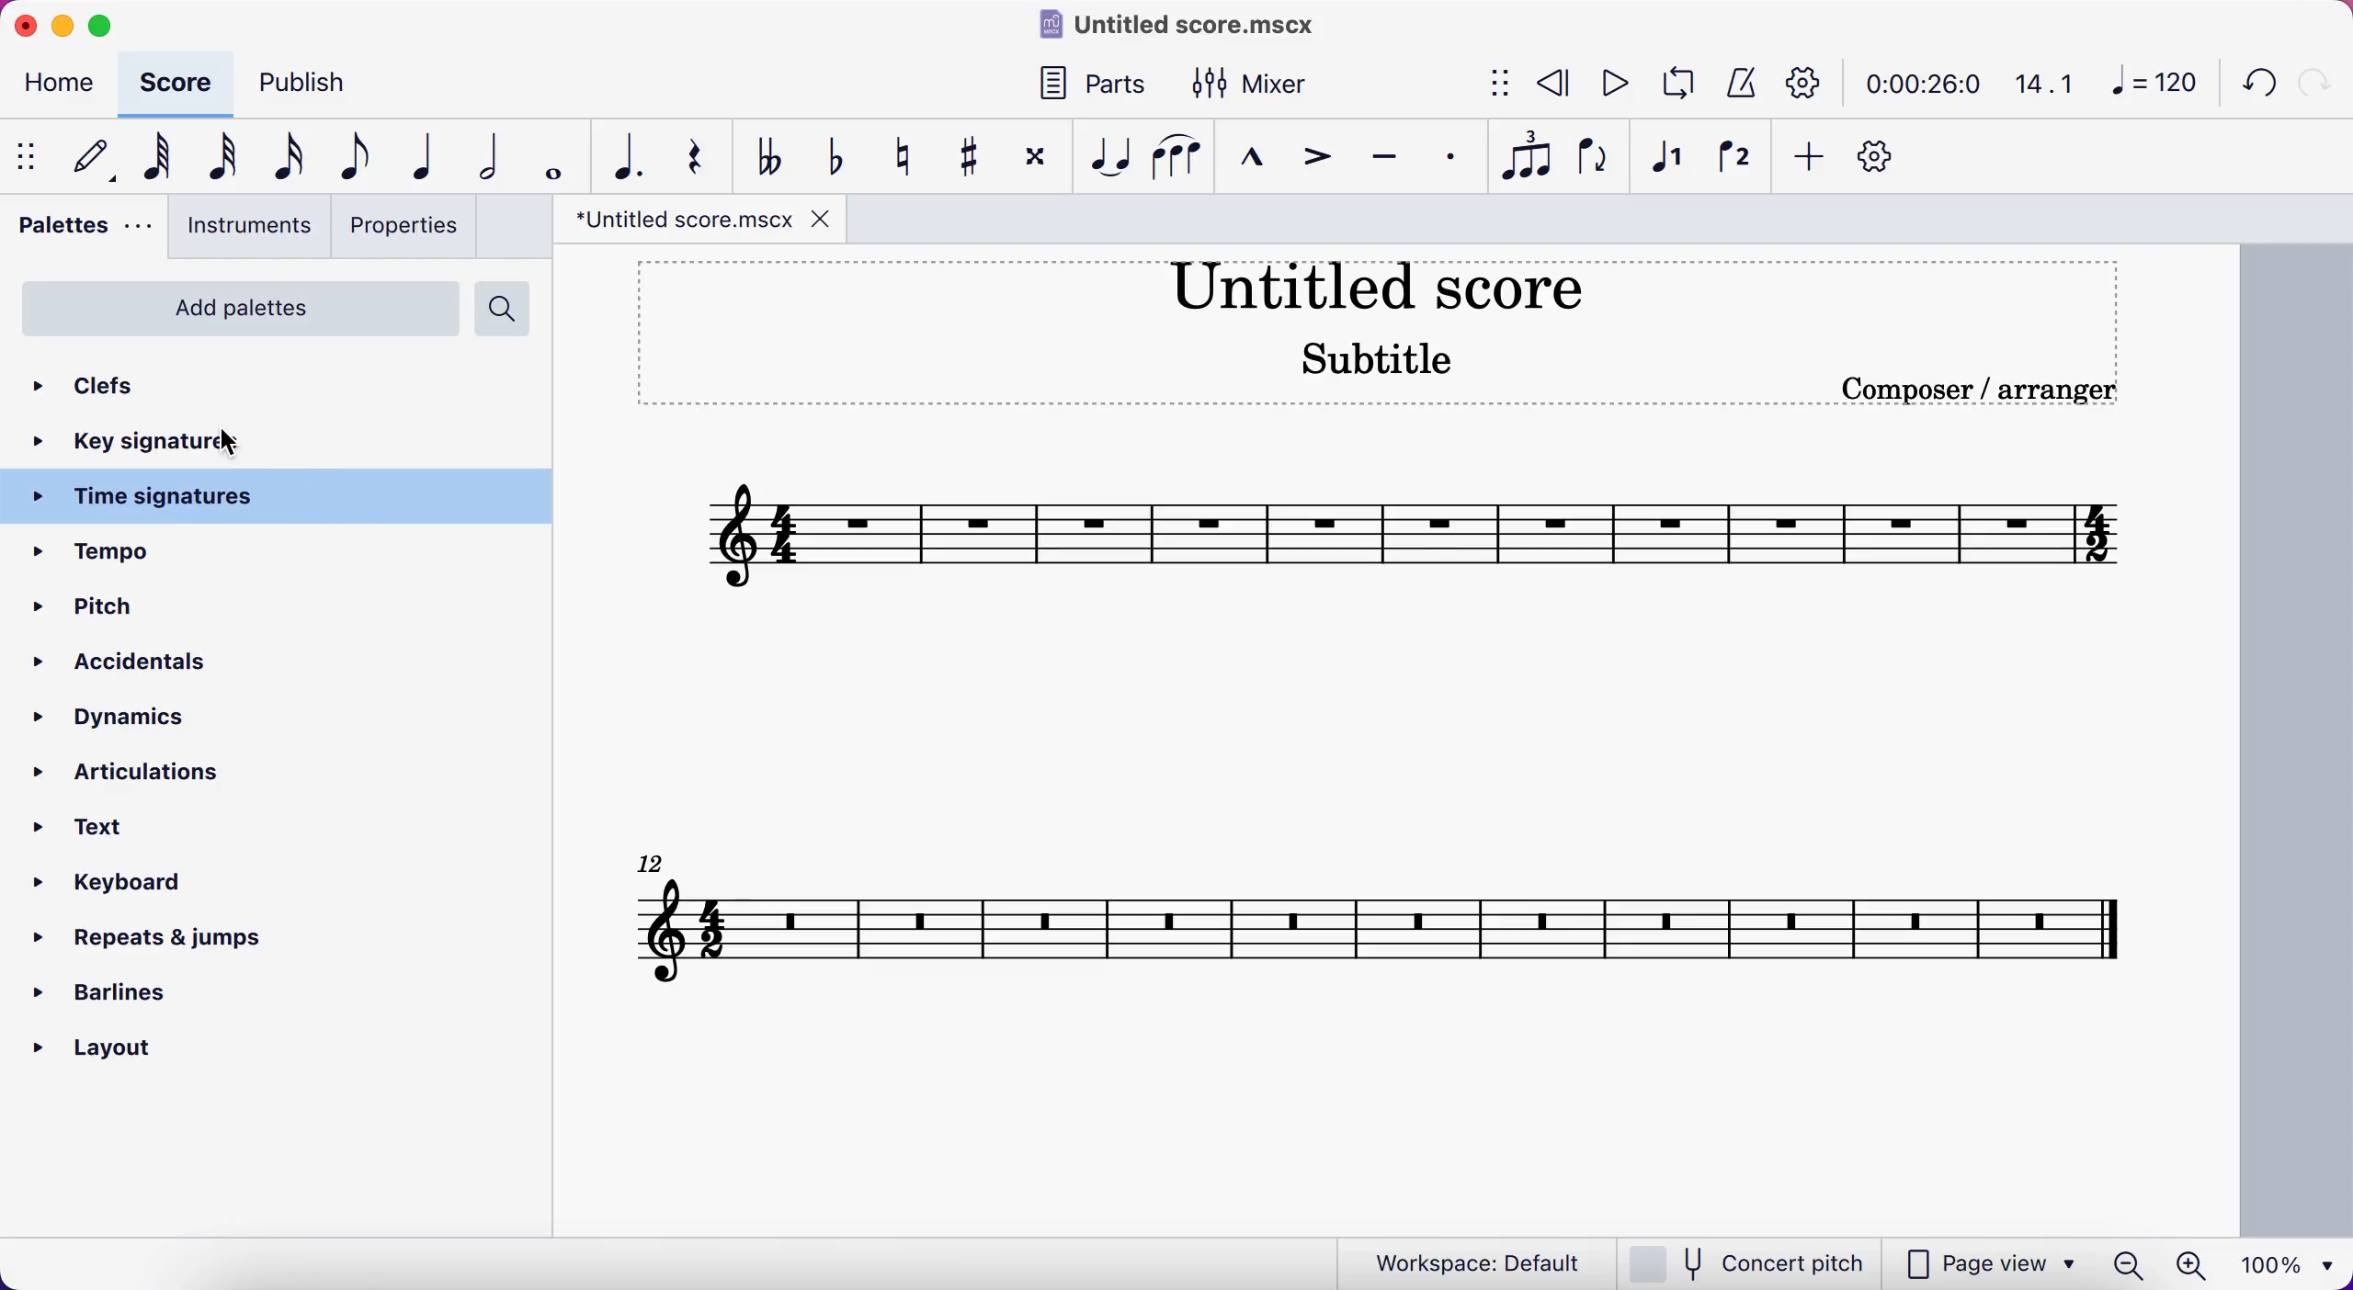  Describe the element at coordinates (312, 83) in the screenshot. I see `publish` at that location.